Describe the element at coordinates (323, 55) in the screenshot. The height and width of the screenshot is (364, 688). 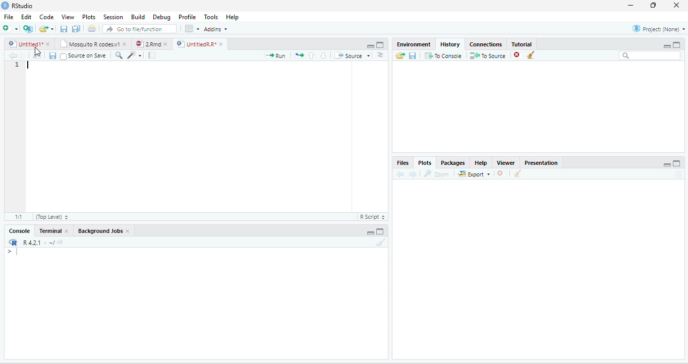
I see `Go to next section/chunk` at that location.